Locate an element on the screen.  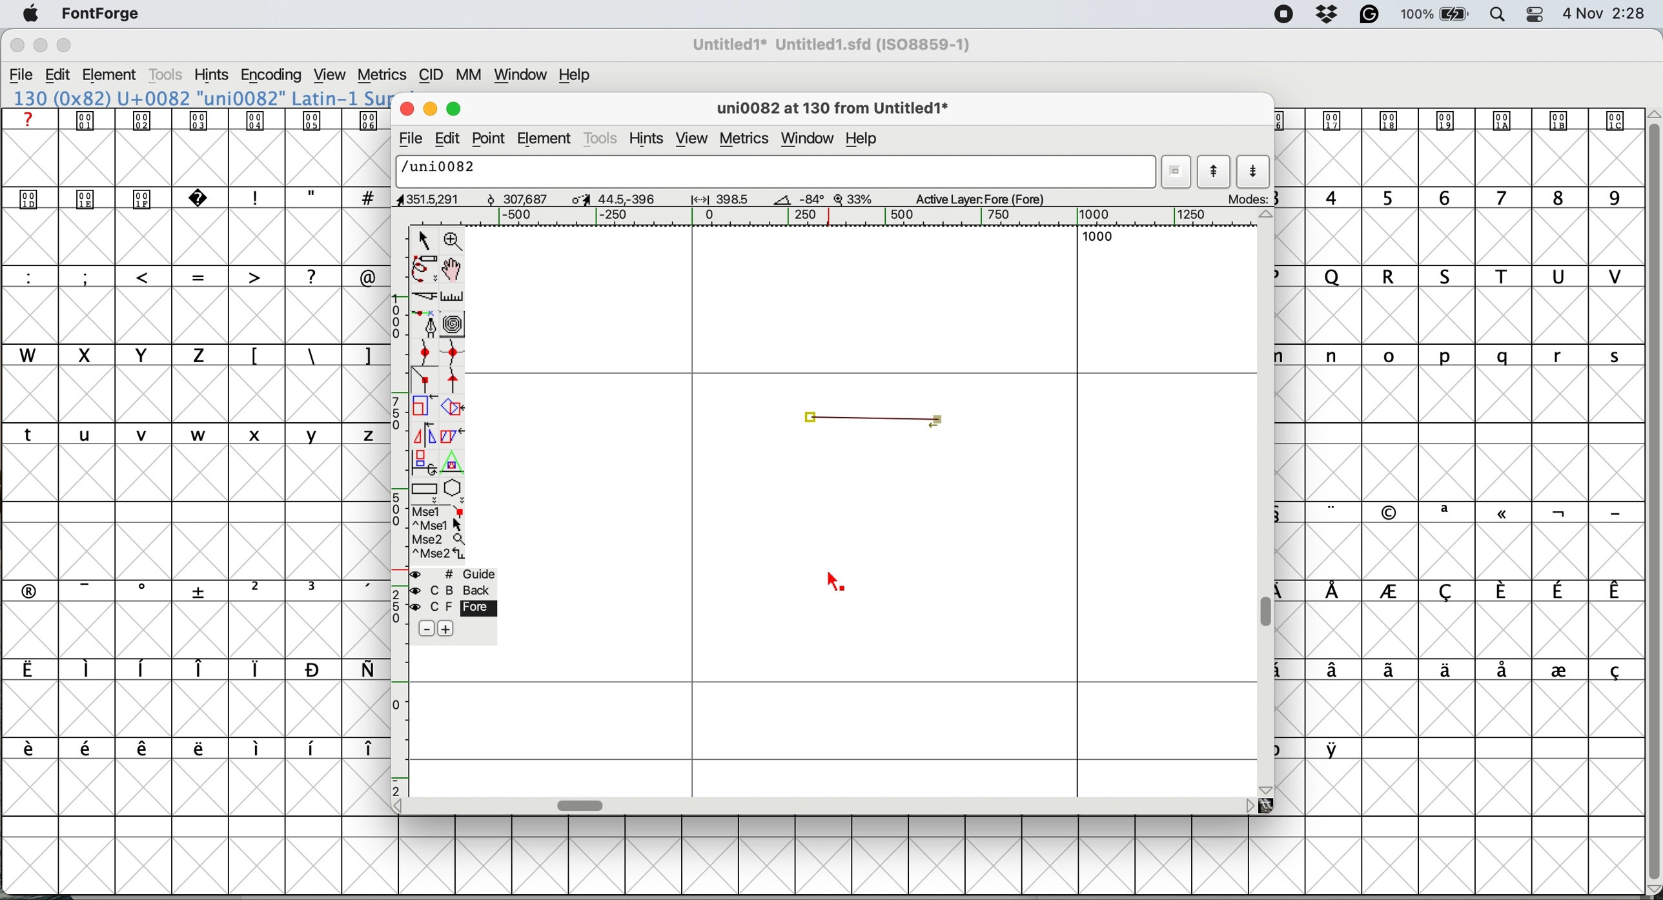
add a curve point horizontal or vertical is located at coordinates (453, 353).